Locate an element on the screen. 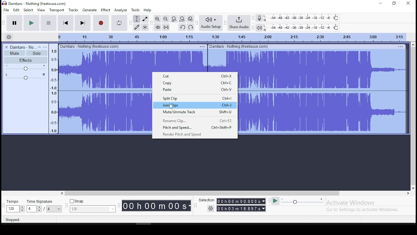 This screenshot has width=417, height=235. mute is located at coordinates (14, 53).